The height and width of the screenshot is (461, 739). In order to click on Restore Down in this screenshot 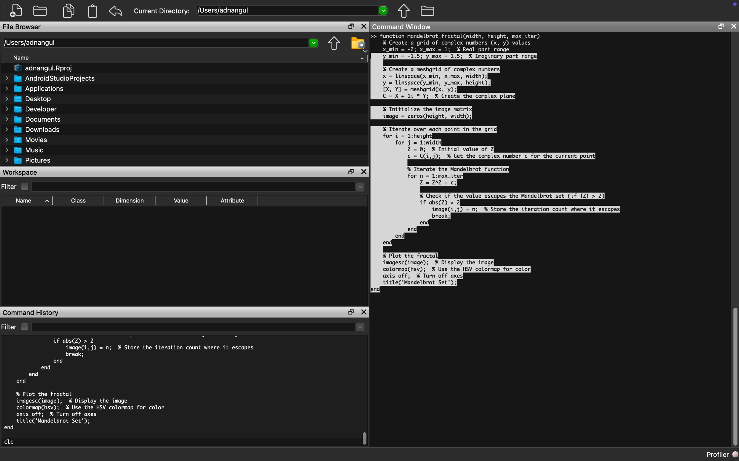, I will do `click(351, 312)`.